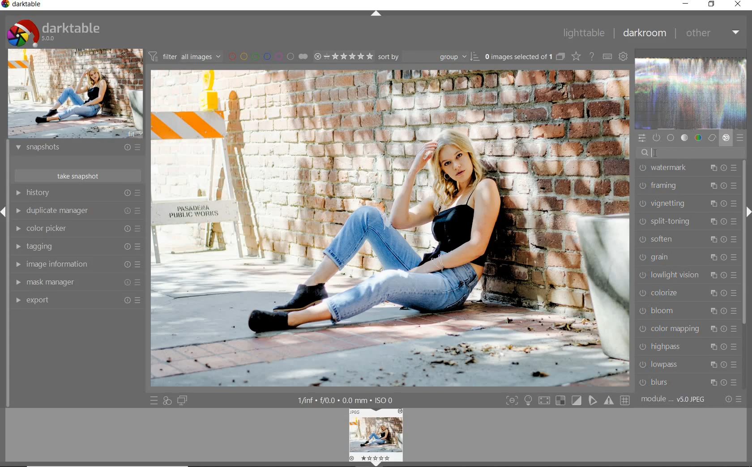 Image resolution: width=752 pixels, height=467 pixels. What do you see at coordinates (688, 185) in the screenshot?
I see `framing` at bounding box center [688, 185].